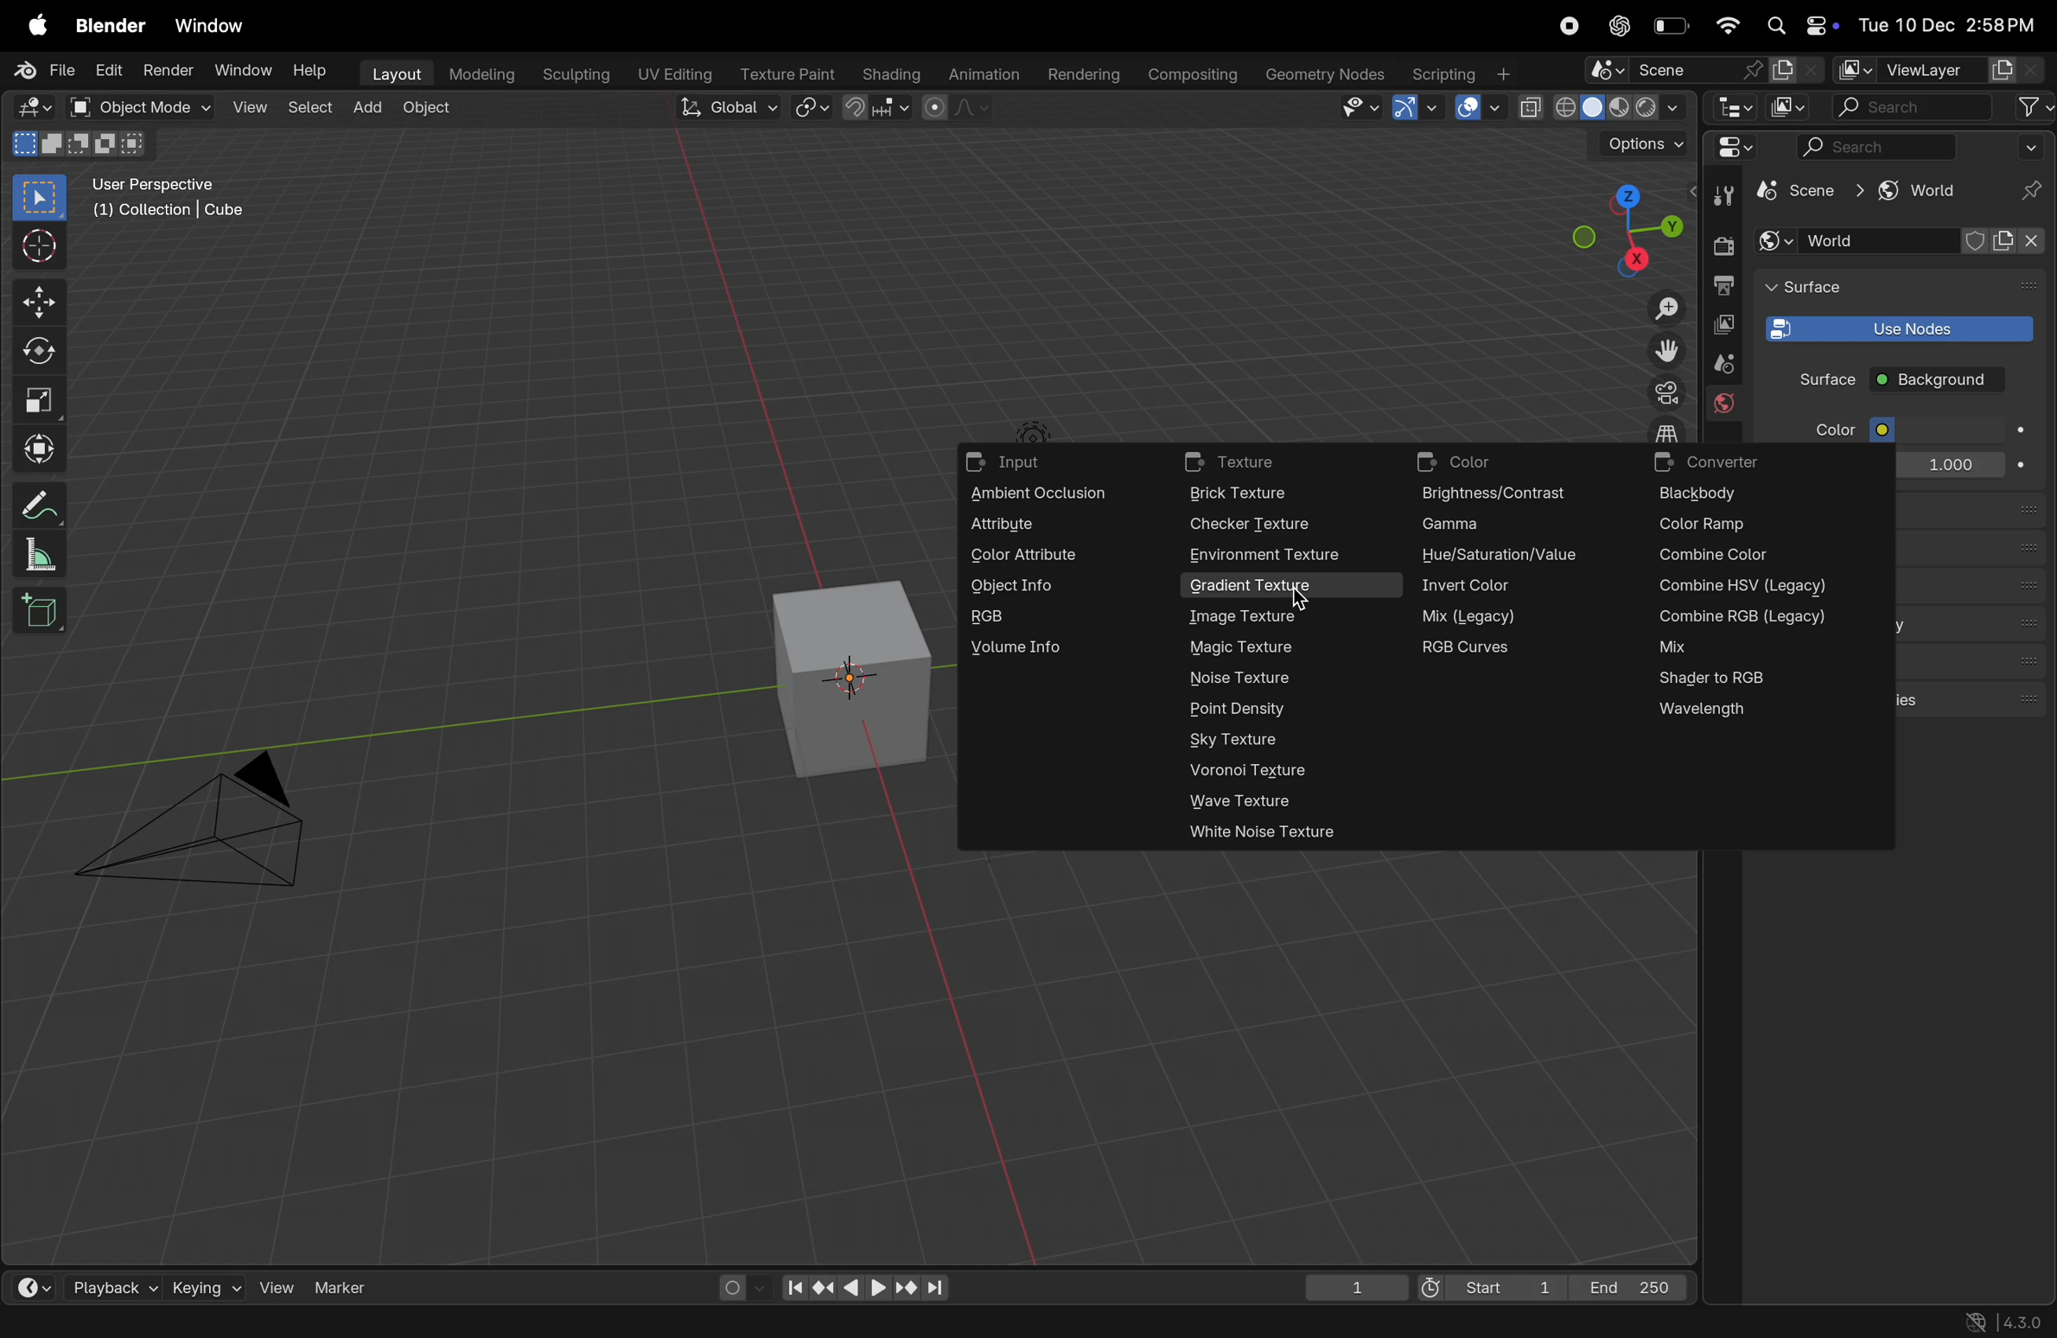  What do you see at coordinates (1041, 587) in the screenshot?
I see `object info` at bounding box center [1041, 587].